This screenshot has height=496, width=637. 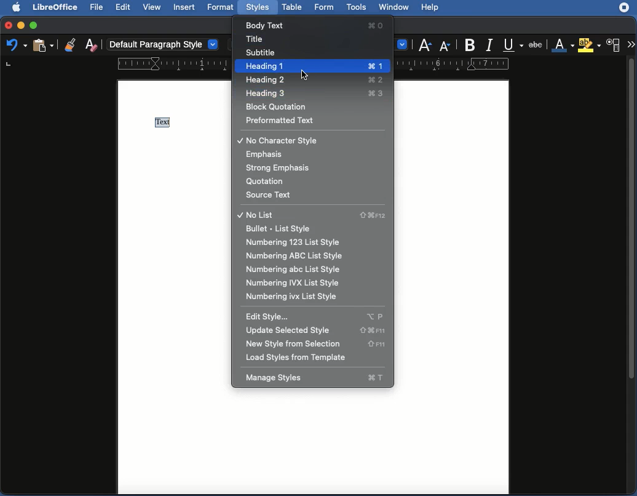 I want to click on Size decrease, so click(x=446, y=46).